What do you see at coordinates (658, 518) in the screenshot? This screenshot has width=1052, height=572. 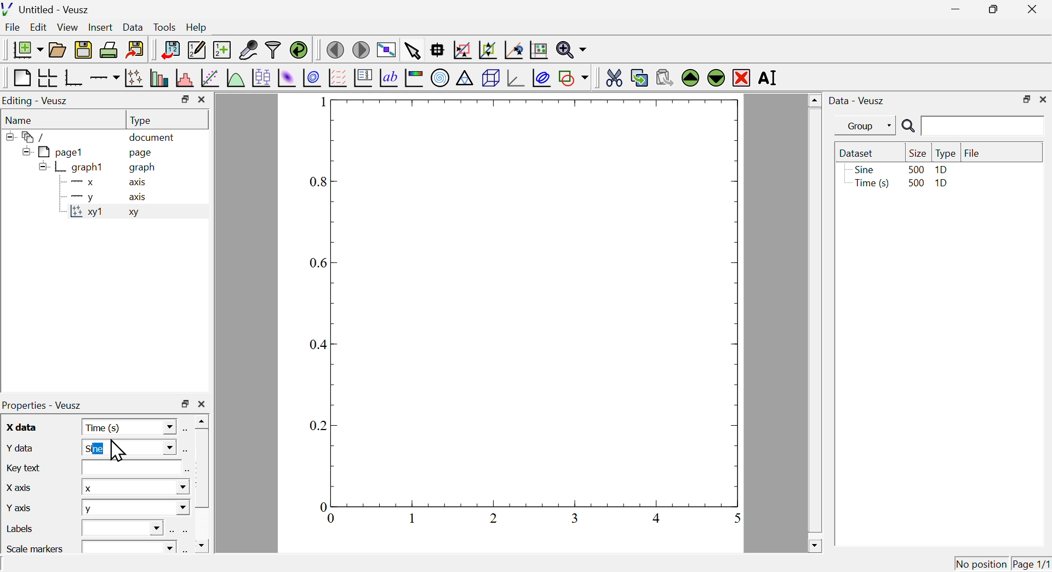 I see `0.8` at bounding box center [658, 518].